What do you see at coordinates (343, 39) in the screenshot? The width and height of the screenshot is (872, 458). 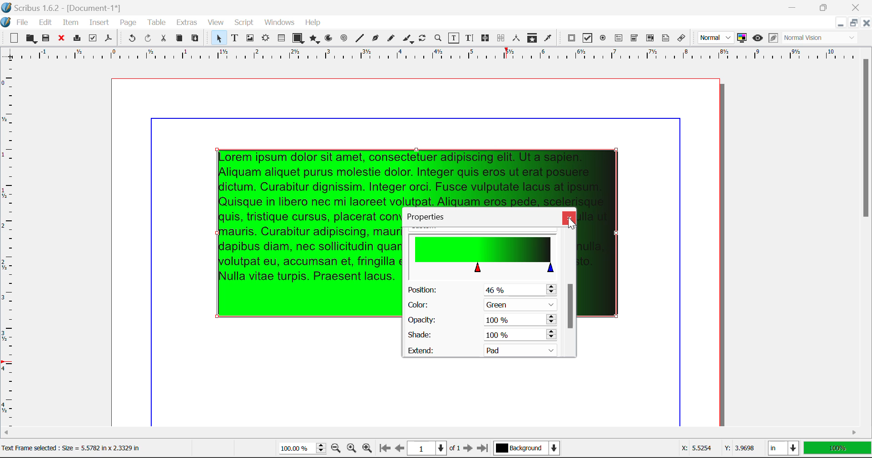 I see `Spirals` at bounding box center [343, 39].